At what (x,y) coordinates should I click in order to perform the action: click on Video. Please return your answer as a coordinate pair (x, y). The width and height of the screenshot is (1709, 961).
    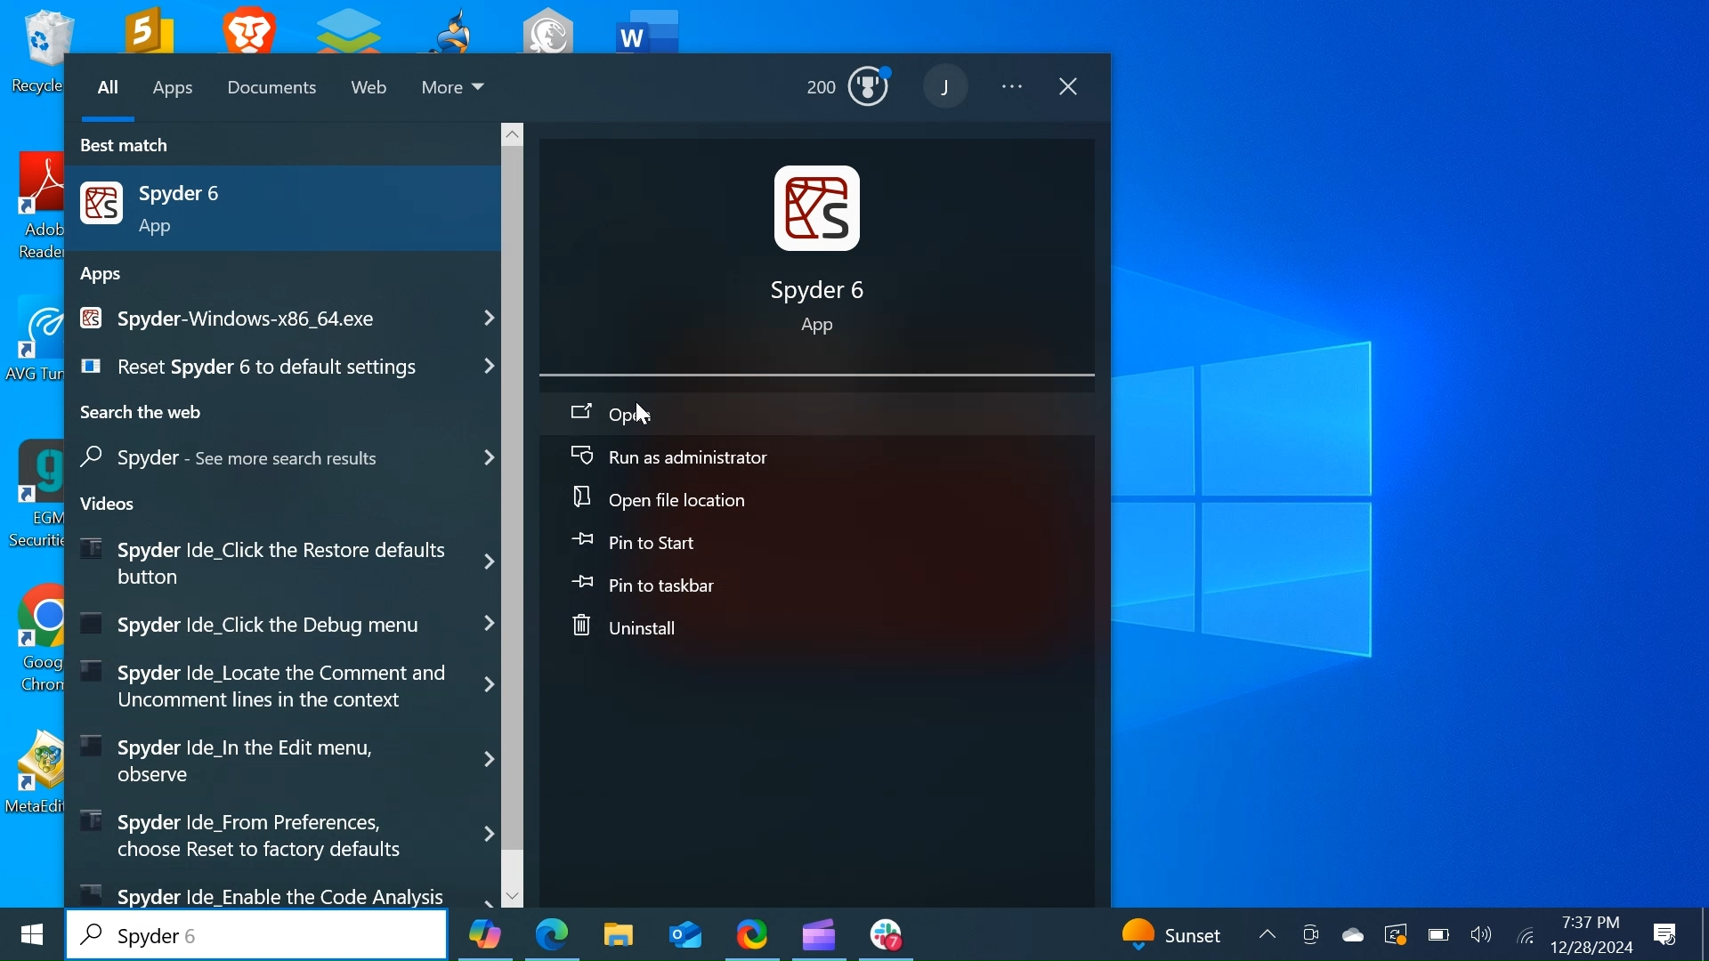
    Looking at the image, I should click on (280, 625).